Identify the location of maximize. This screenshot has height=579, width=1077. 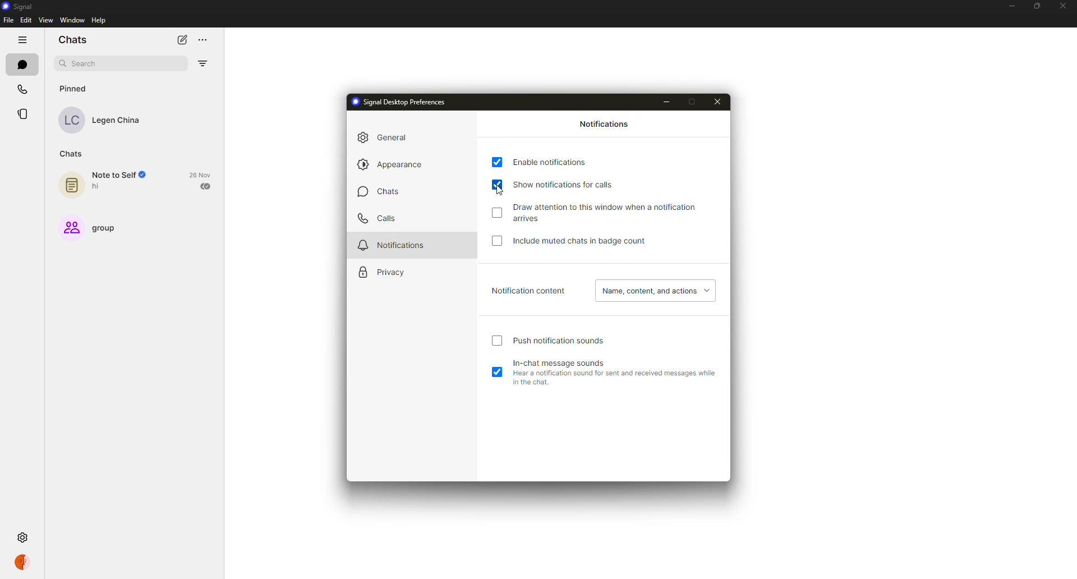
(1035, 6).